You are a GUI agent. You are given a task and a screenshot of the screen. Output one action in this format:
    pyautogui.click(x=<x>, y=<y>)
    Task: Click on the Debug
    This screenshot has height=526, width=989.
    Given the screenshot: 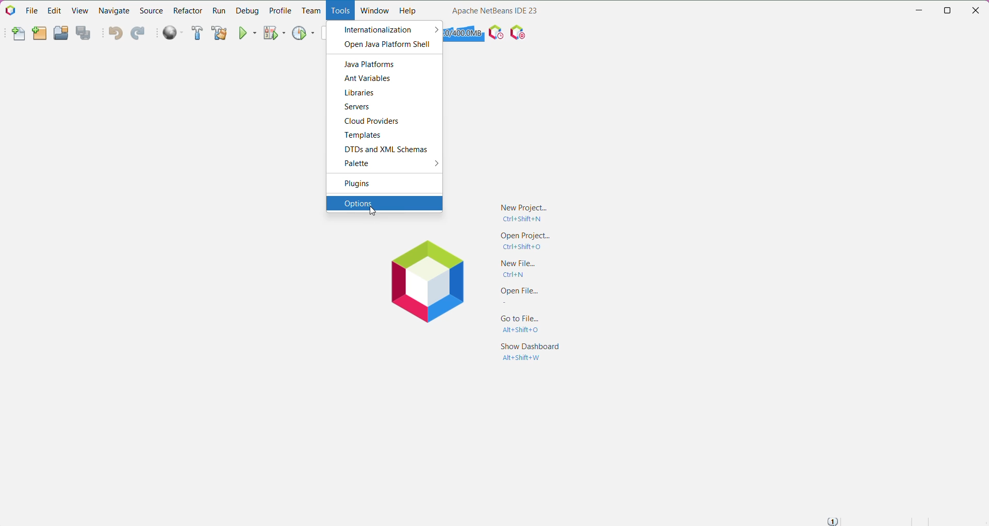 What is the action you would take?
    pyautogui.click(x=246, y=10)
    